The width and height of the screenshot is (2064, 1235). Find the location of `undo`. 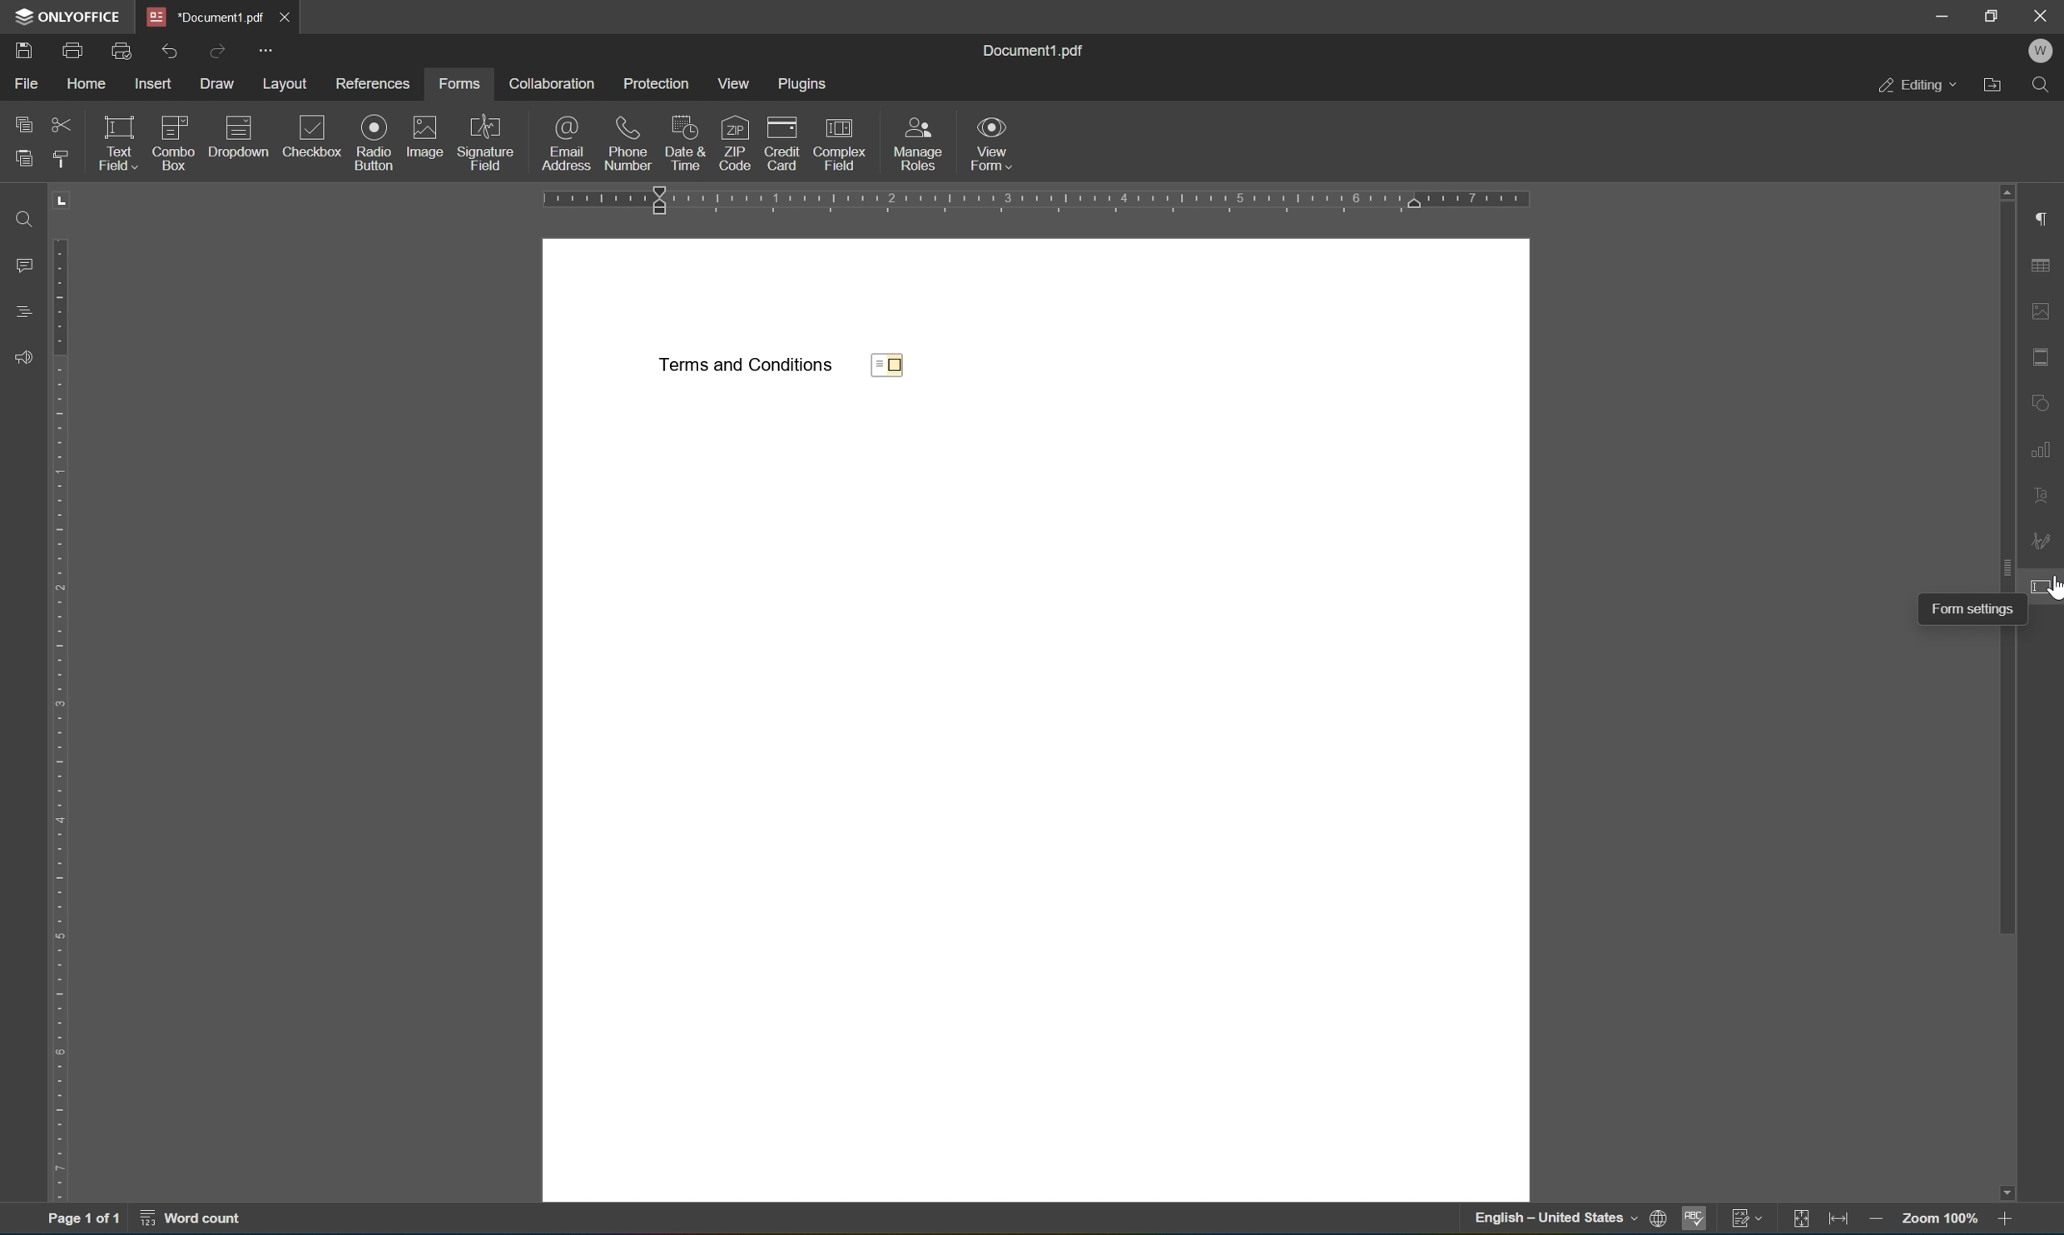

undo is located at coordinates (176, 52).